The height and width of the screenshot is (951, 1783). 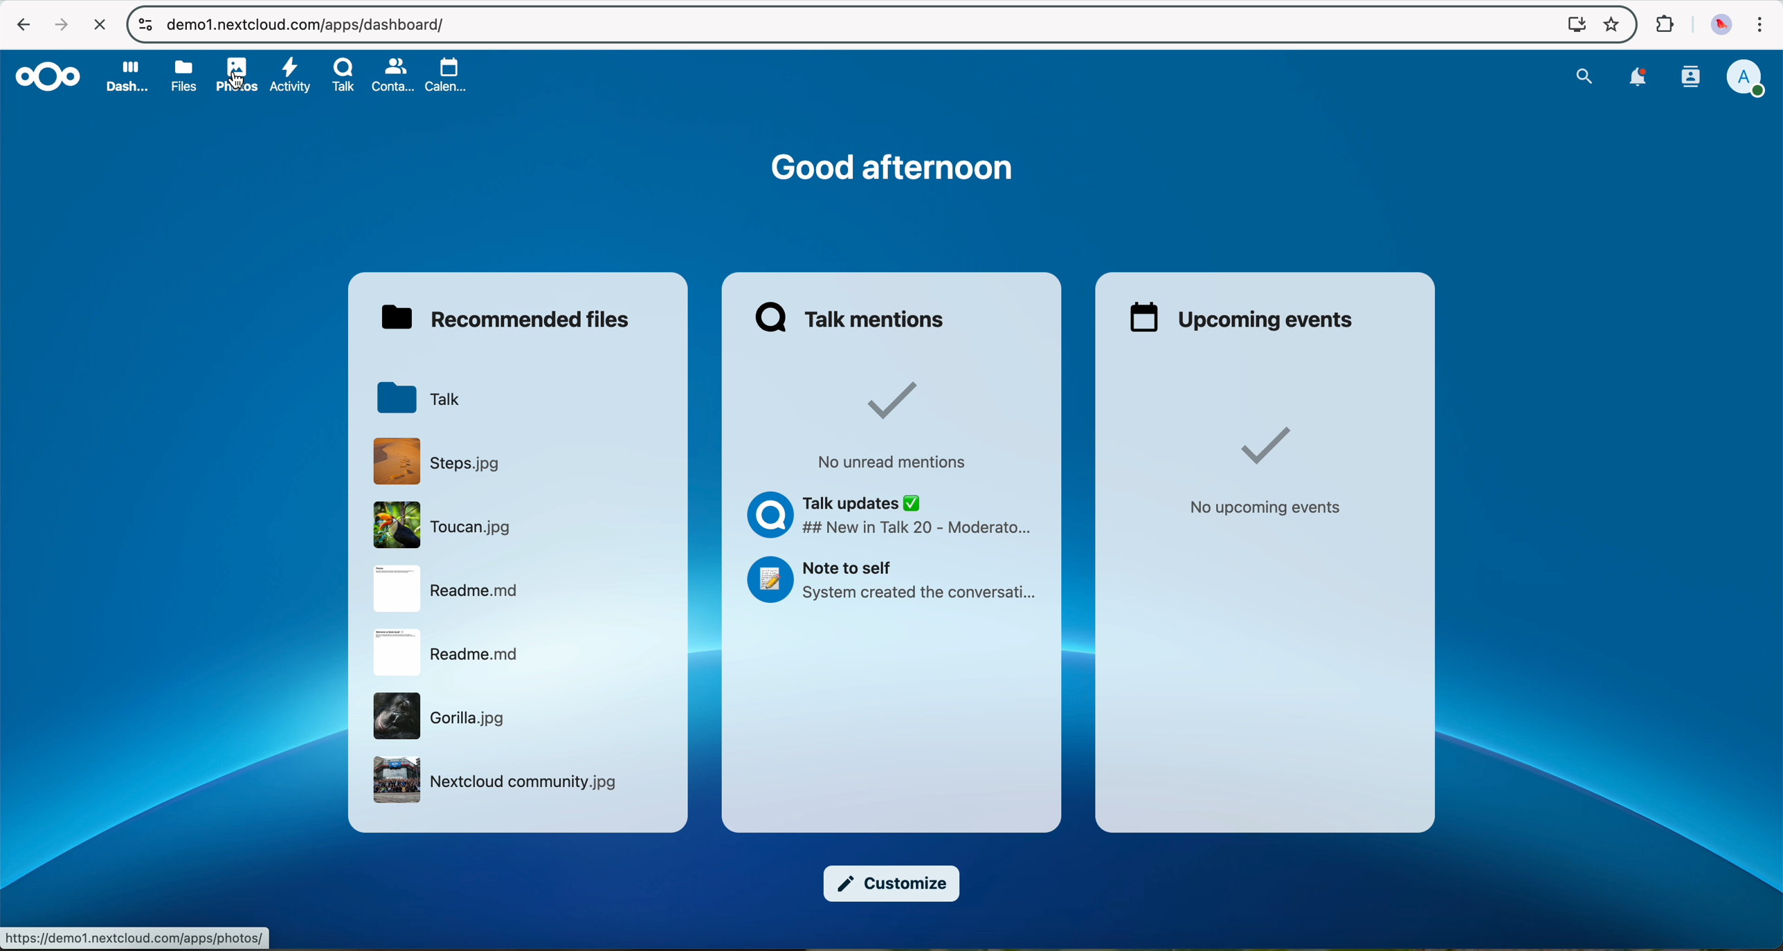 What do you see at coordinates (504, 321) in the screenshot?
I see `recommended files` at bounding box center [504, 321].